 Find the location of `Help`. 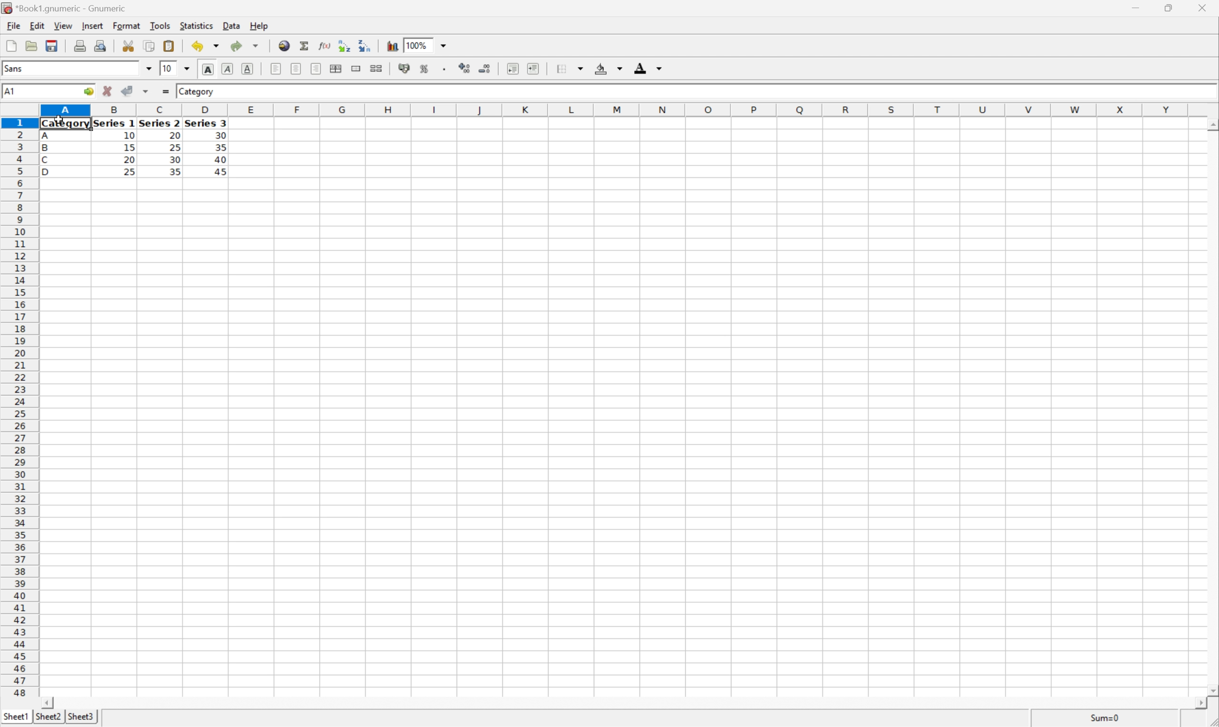

Help is located at coordinates (260, 26).